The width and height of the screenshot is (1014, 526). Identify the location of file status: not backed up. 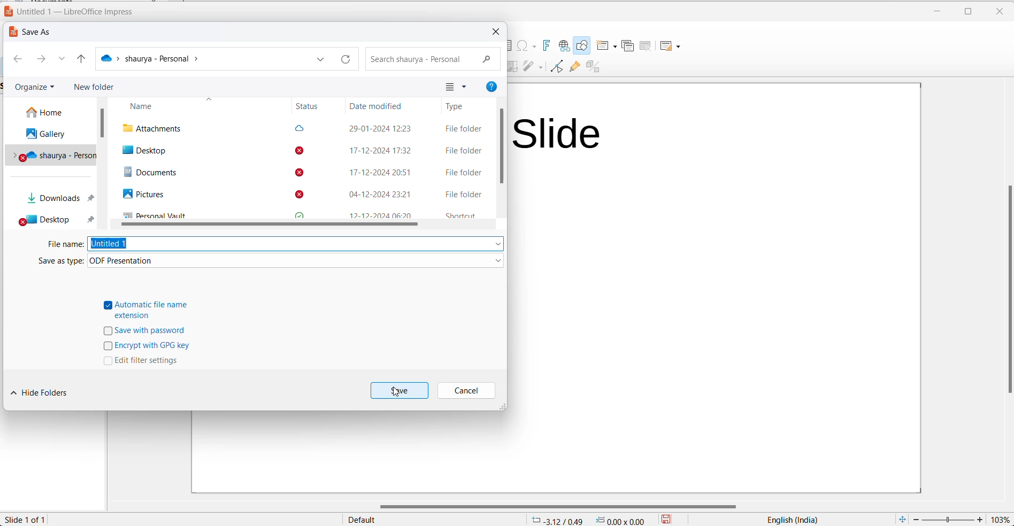
(301, 172).